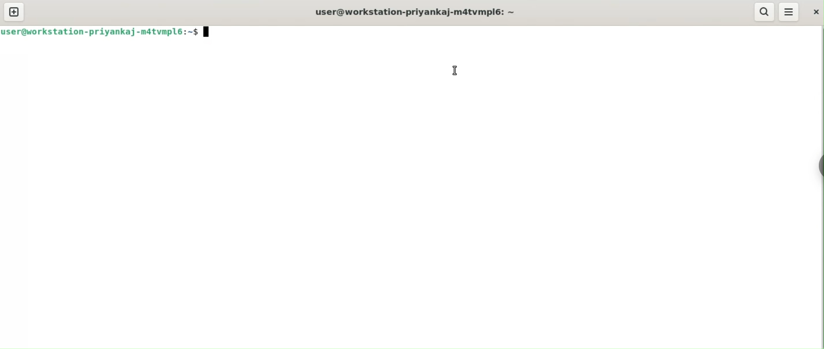  What do you see at coordinates (456, 70) in the screenshot?
I see `cursor` at bounding box center [456, 70].